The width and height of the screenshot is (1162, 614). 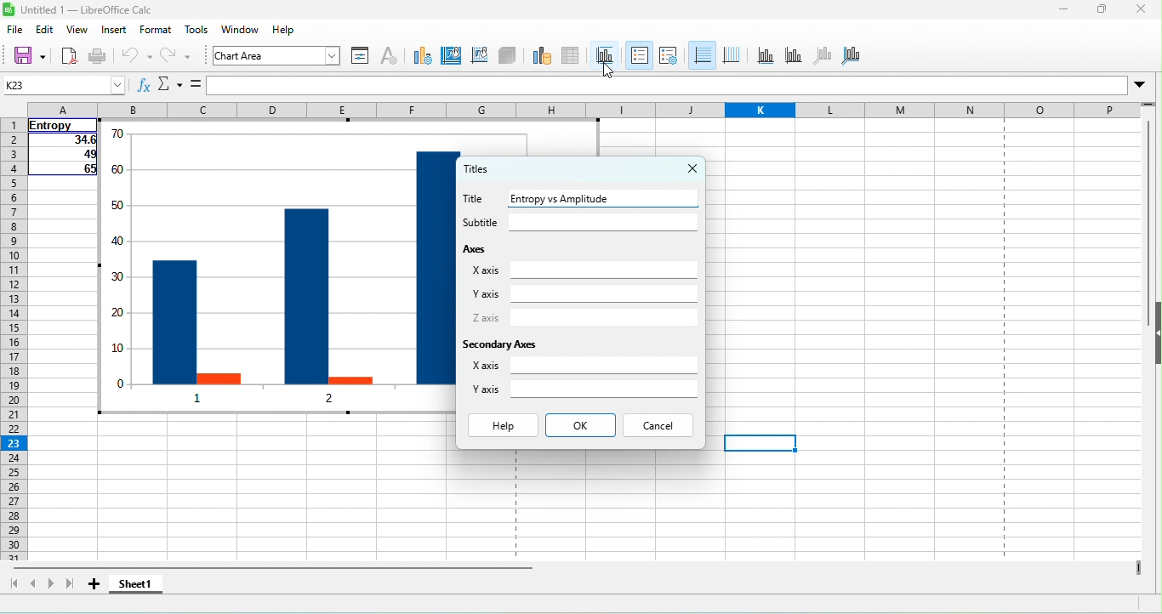 I want to click on drag to view rows, so click(x=1148, y=102).